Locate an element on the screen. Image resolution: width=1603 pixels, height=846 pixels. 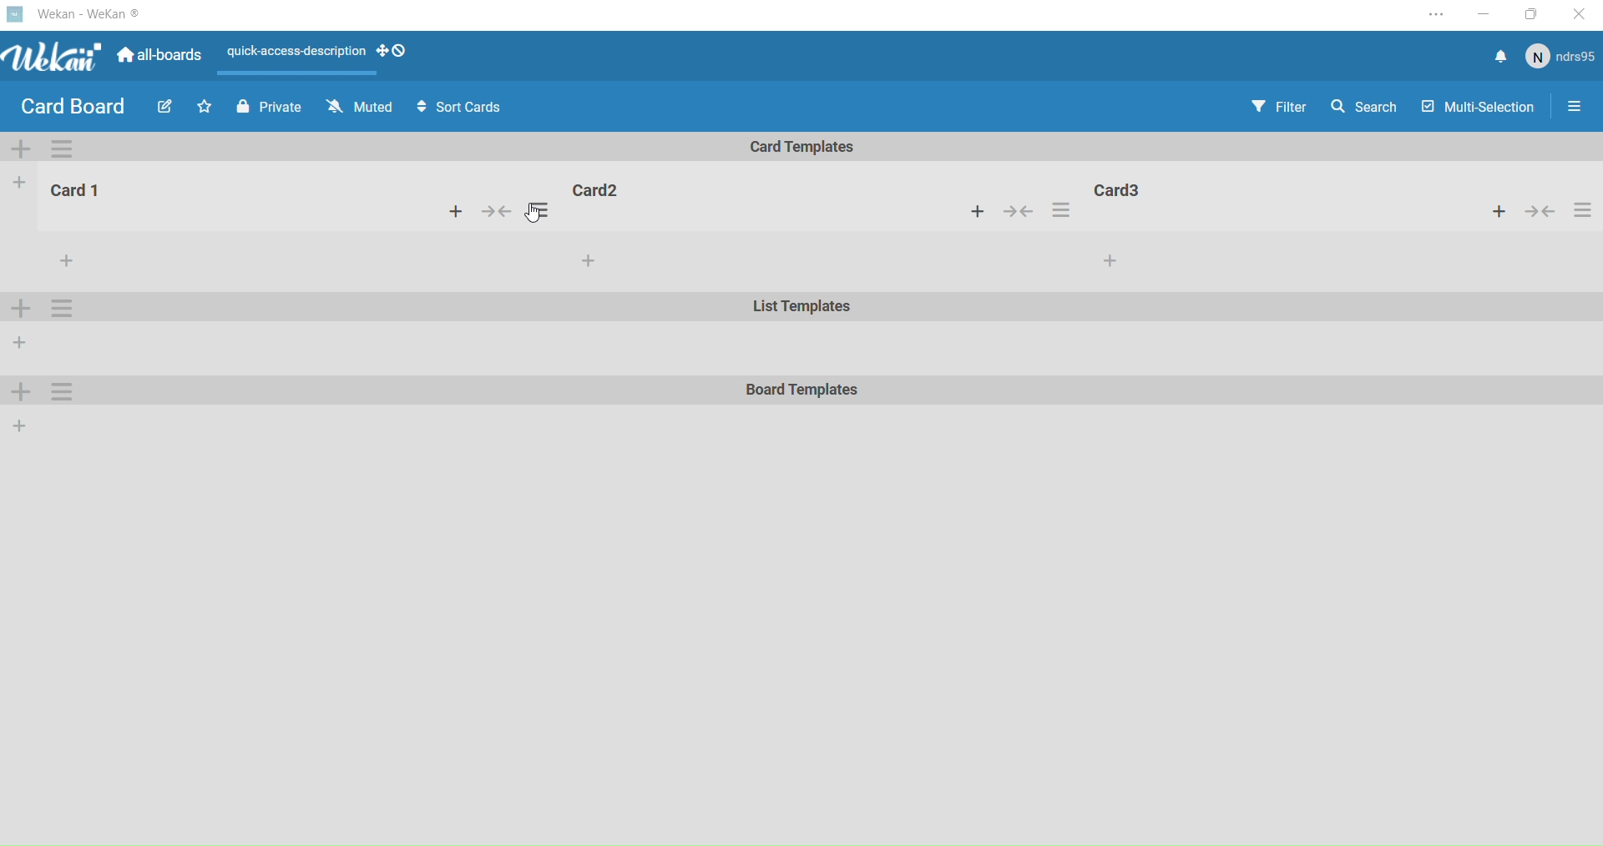
user is located at coordinates (1562, 60).